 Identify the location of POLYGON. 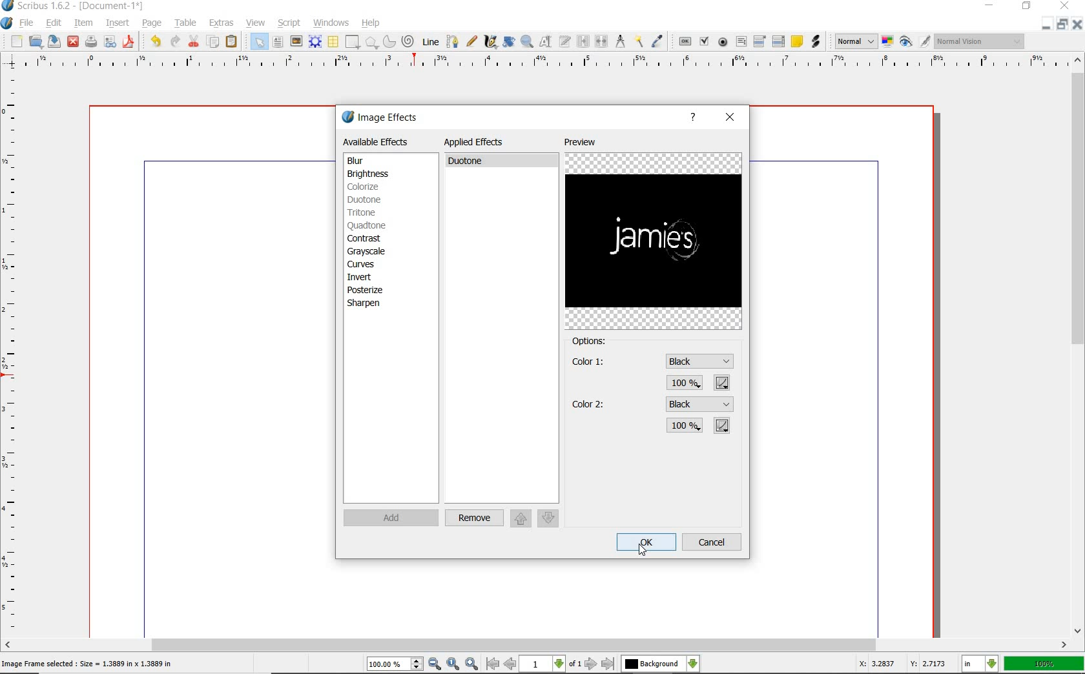
(371, 43).